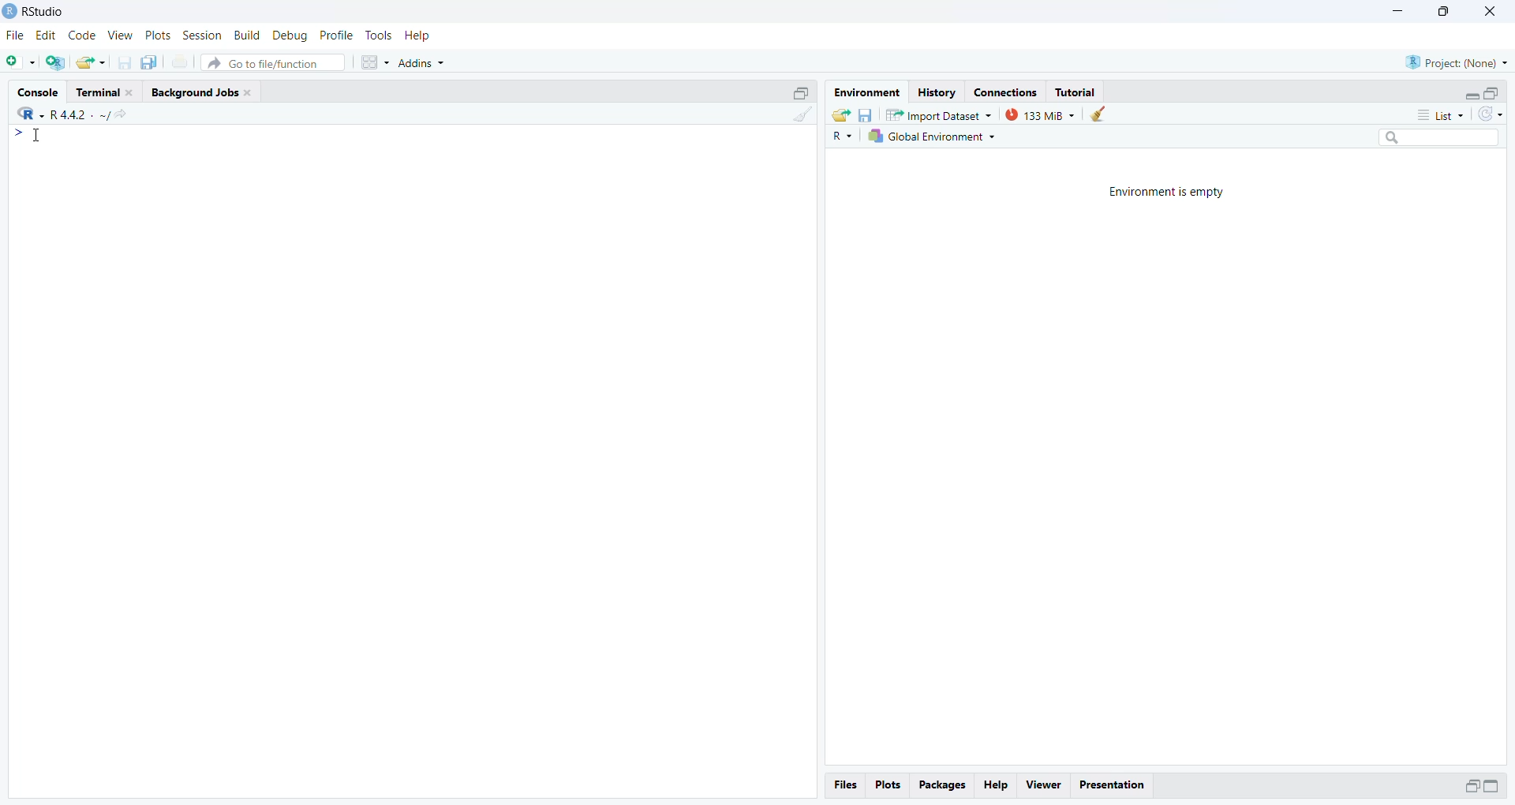  I want to click on > , so click(13, 134).